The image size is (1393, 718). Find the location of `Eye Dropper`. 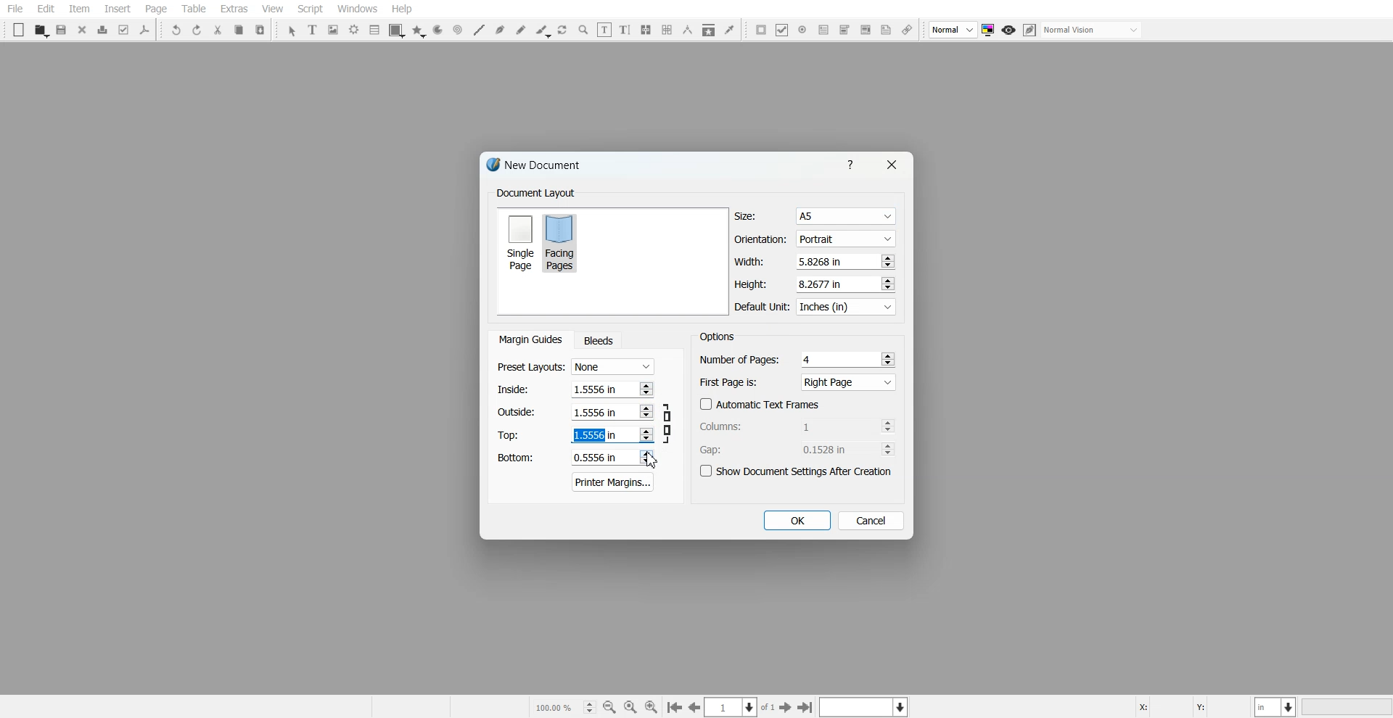

Eye Dropper is located at coordinates (729, 29).